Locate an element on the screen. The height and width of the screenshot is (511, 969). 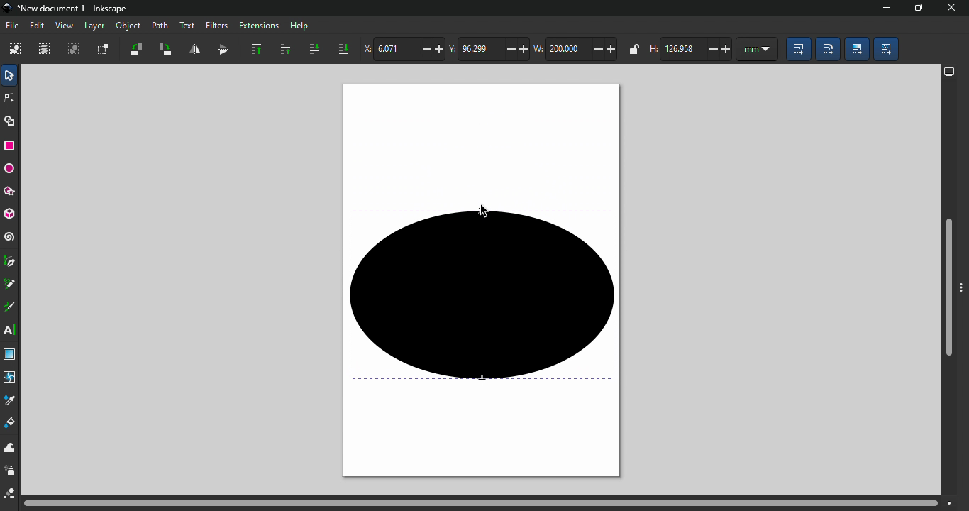
Path is located at coordinates (160, 26).